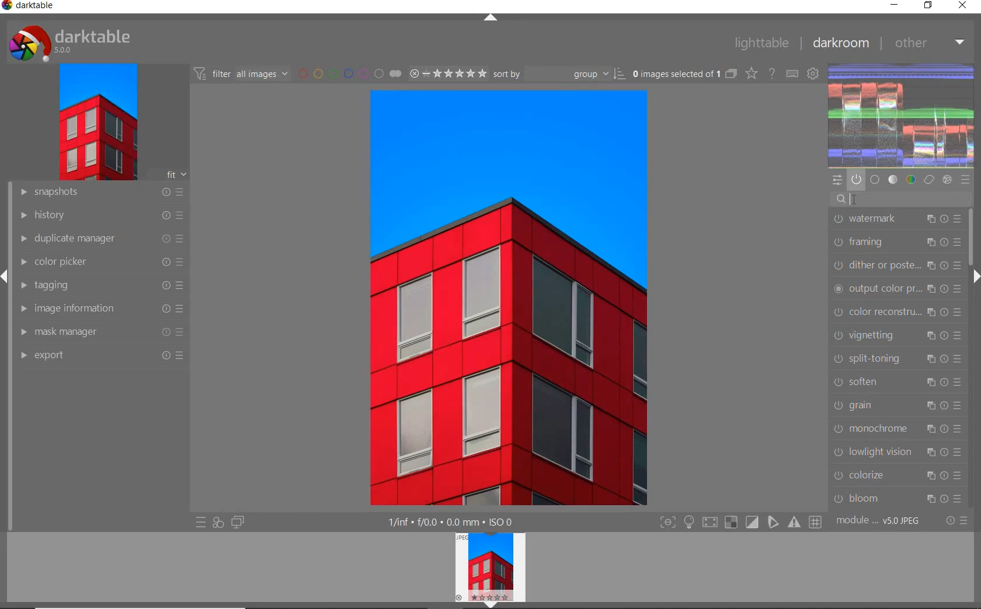 The width and height of the screenshot is (981, 609). I want to click on filter by image color label, so click(349, 73).